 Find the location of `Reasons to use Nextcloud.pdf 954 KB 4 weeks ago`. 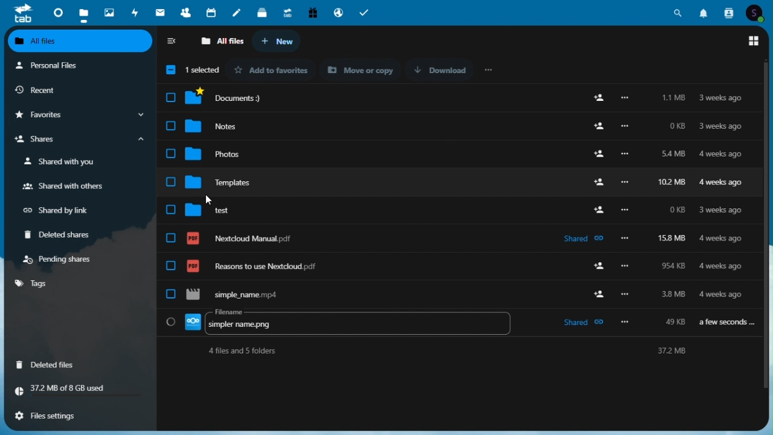

Reasons to use Nextcloud.pdf 954 KB 4 weeks ago is located at coordinates (460, 261).